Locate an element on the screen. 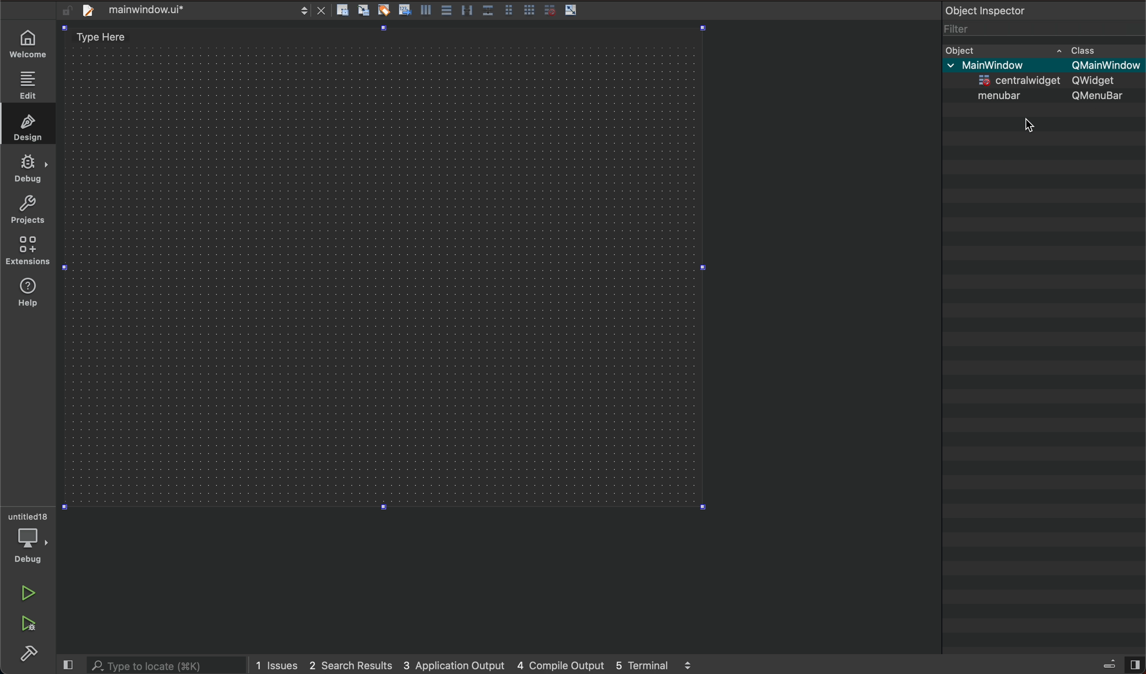  untitled is located at coordinates (27, 514).